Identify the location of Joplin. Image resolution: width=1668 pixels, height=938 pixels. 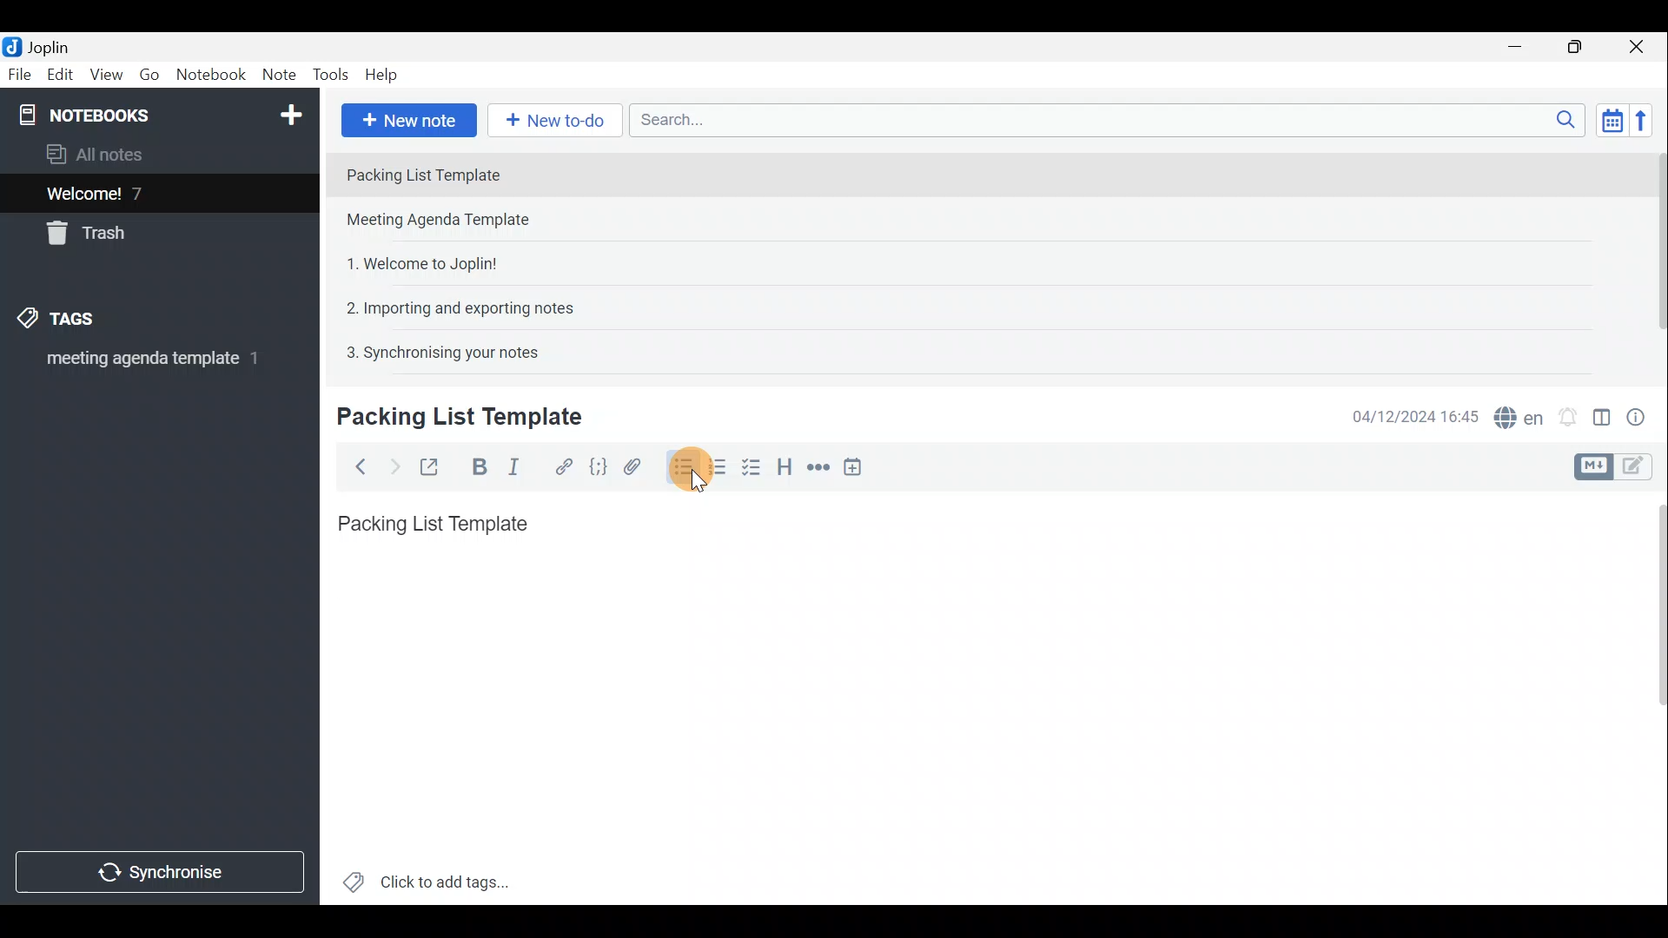
(41, 46).